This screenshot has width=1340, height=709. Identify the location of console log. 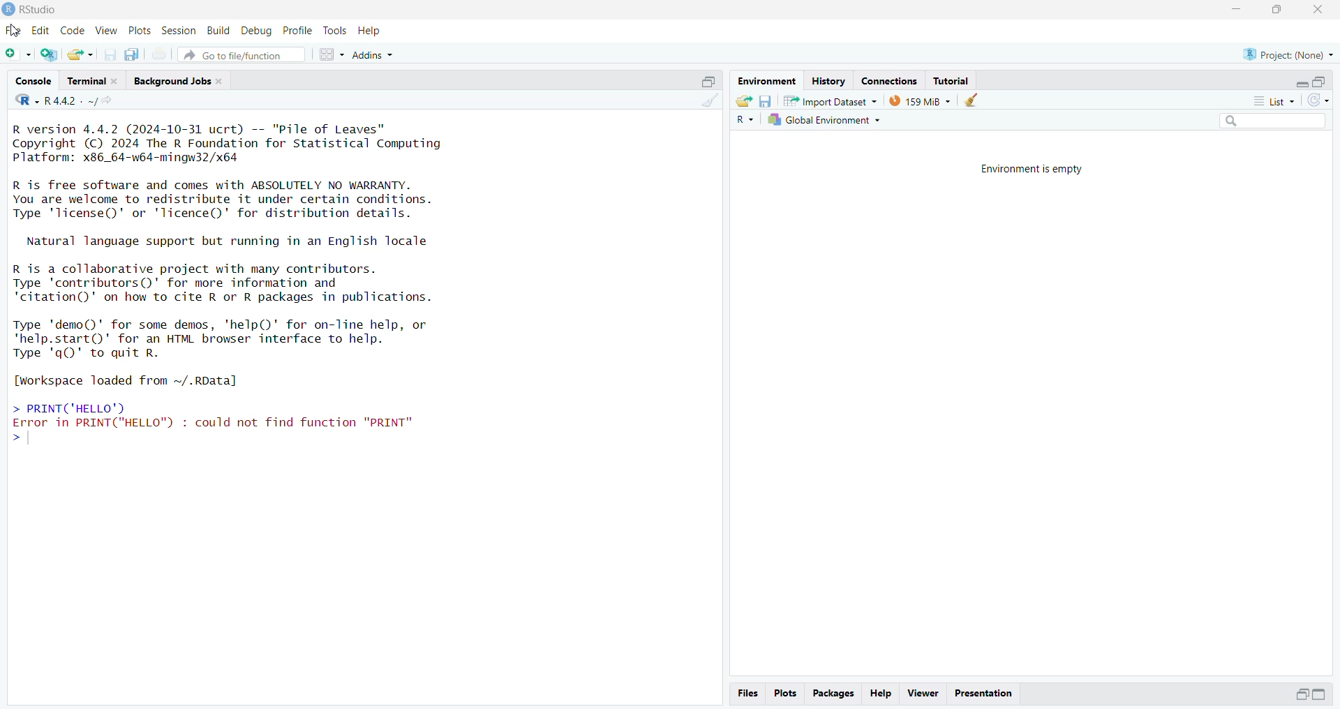
(311, 291).